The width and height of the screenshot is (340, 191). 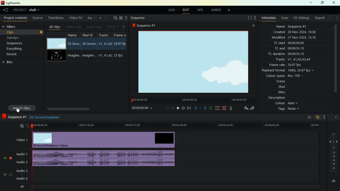 What do you see at coordinates (90, 18) in the screenshot?
I see `au` at bounding box center [90, 18].